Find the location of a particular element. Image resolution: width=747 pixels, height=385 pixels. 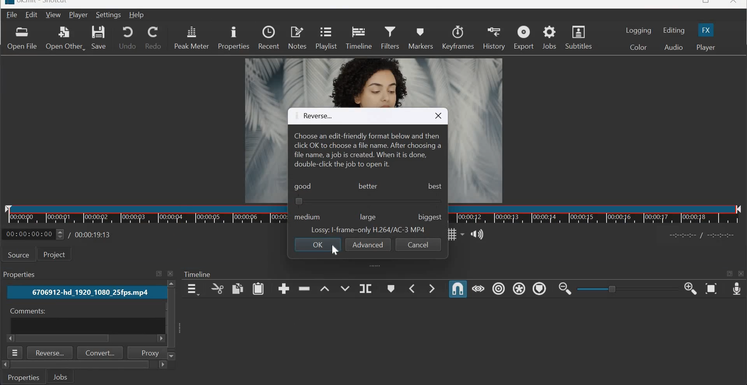

Help is located at coordinates (137, 15).